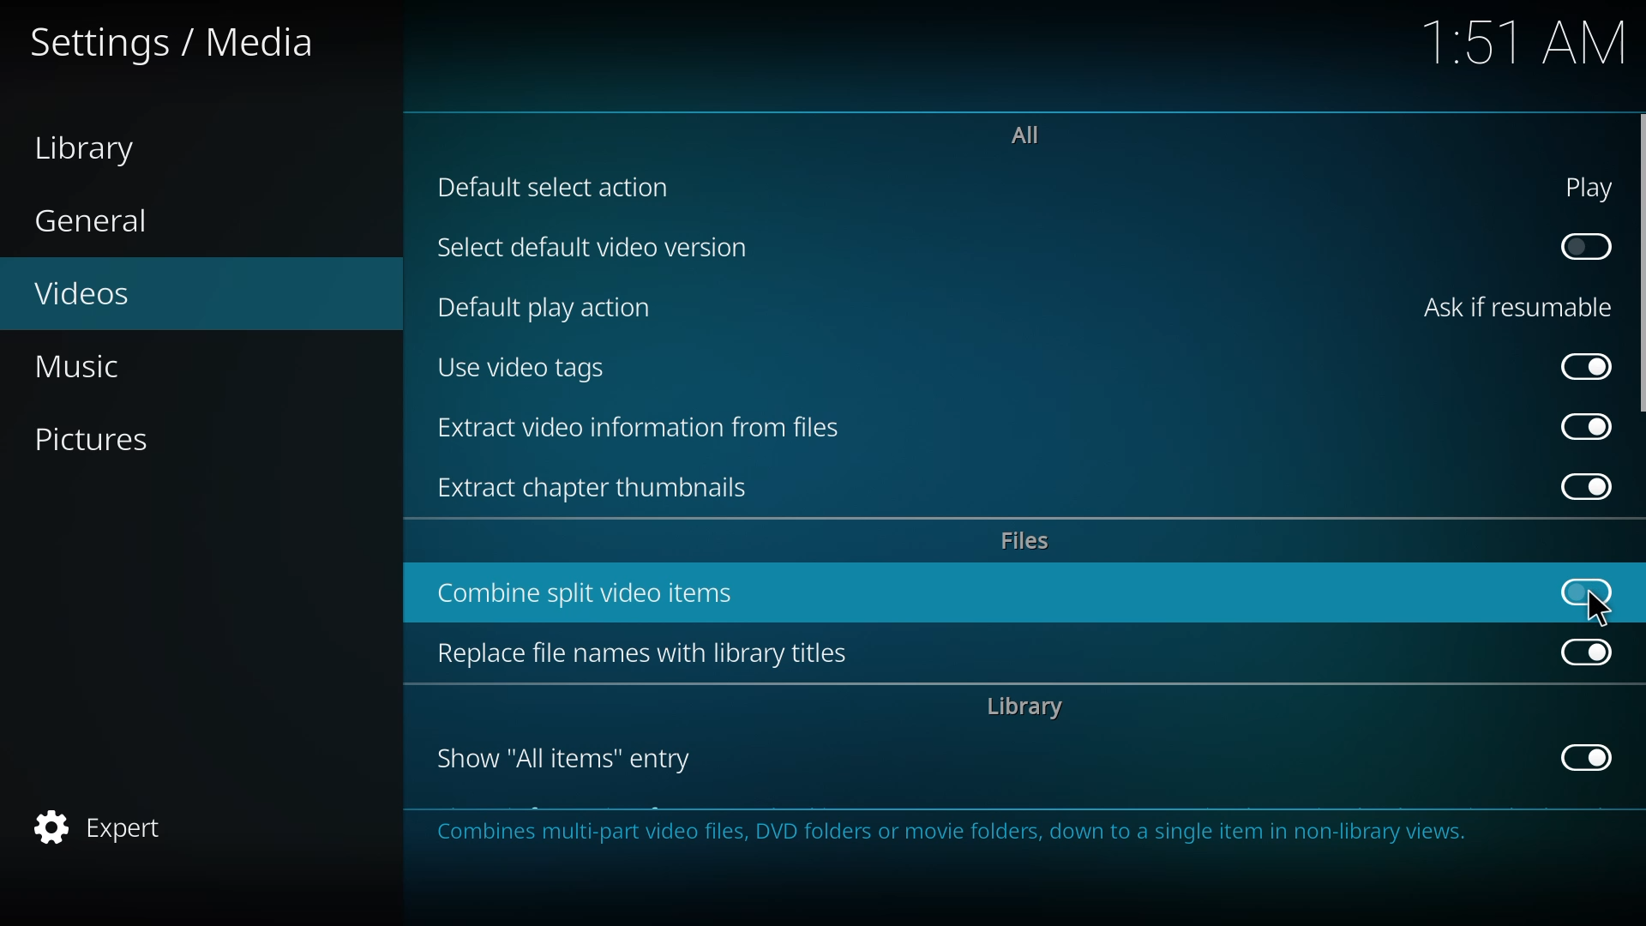 The width and height of the screenshot is (1646, 926). Describe the element at coordinates (1598, 608) in the screenshot. I see `cursor` at that location.